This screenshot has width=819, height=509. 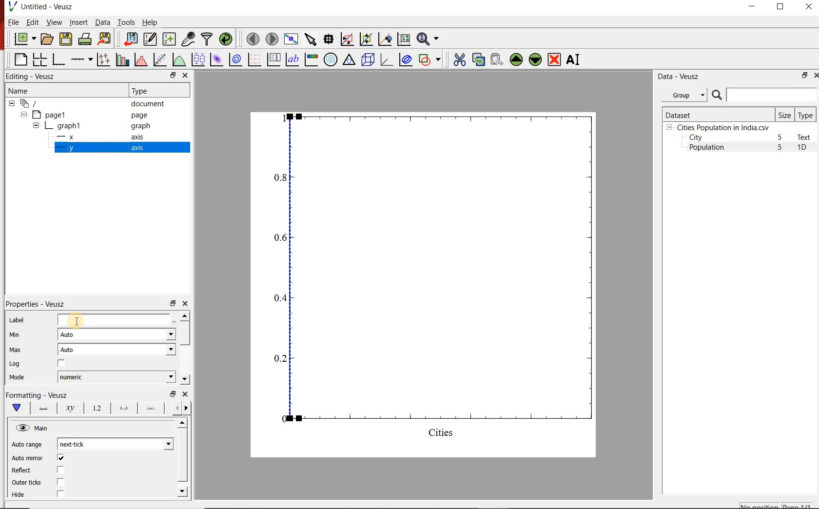 What do you see at coordinates (41, 7) in the screenshot?
I see `Untitled-Veusz` at bounding box center [41, 7].